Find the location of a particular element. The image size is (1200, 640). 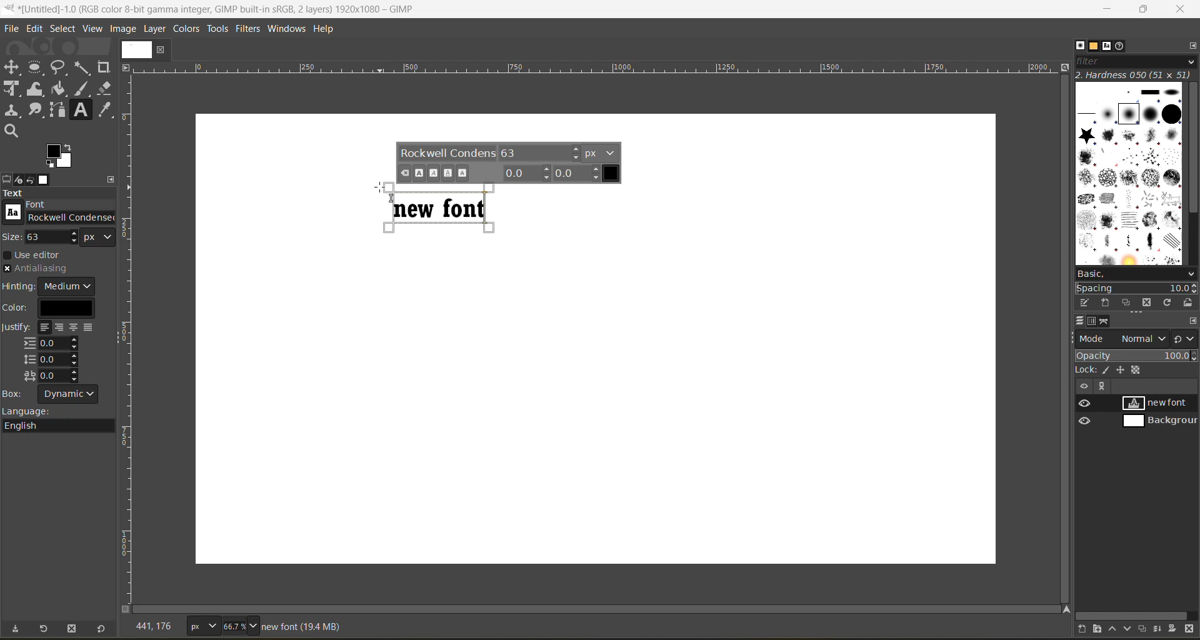

close is located at coordinates (1184, 9).